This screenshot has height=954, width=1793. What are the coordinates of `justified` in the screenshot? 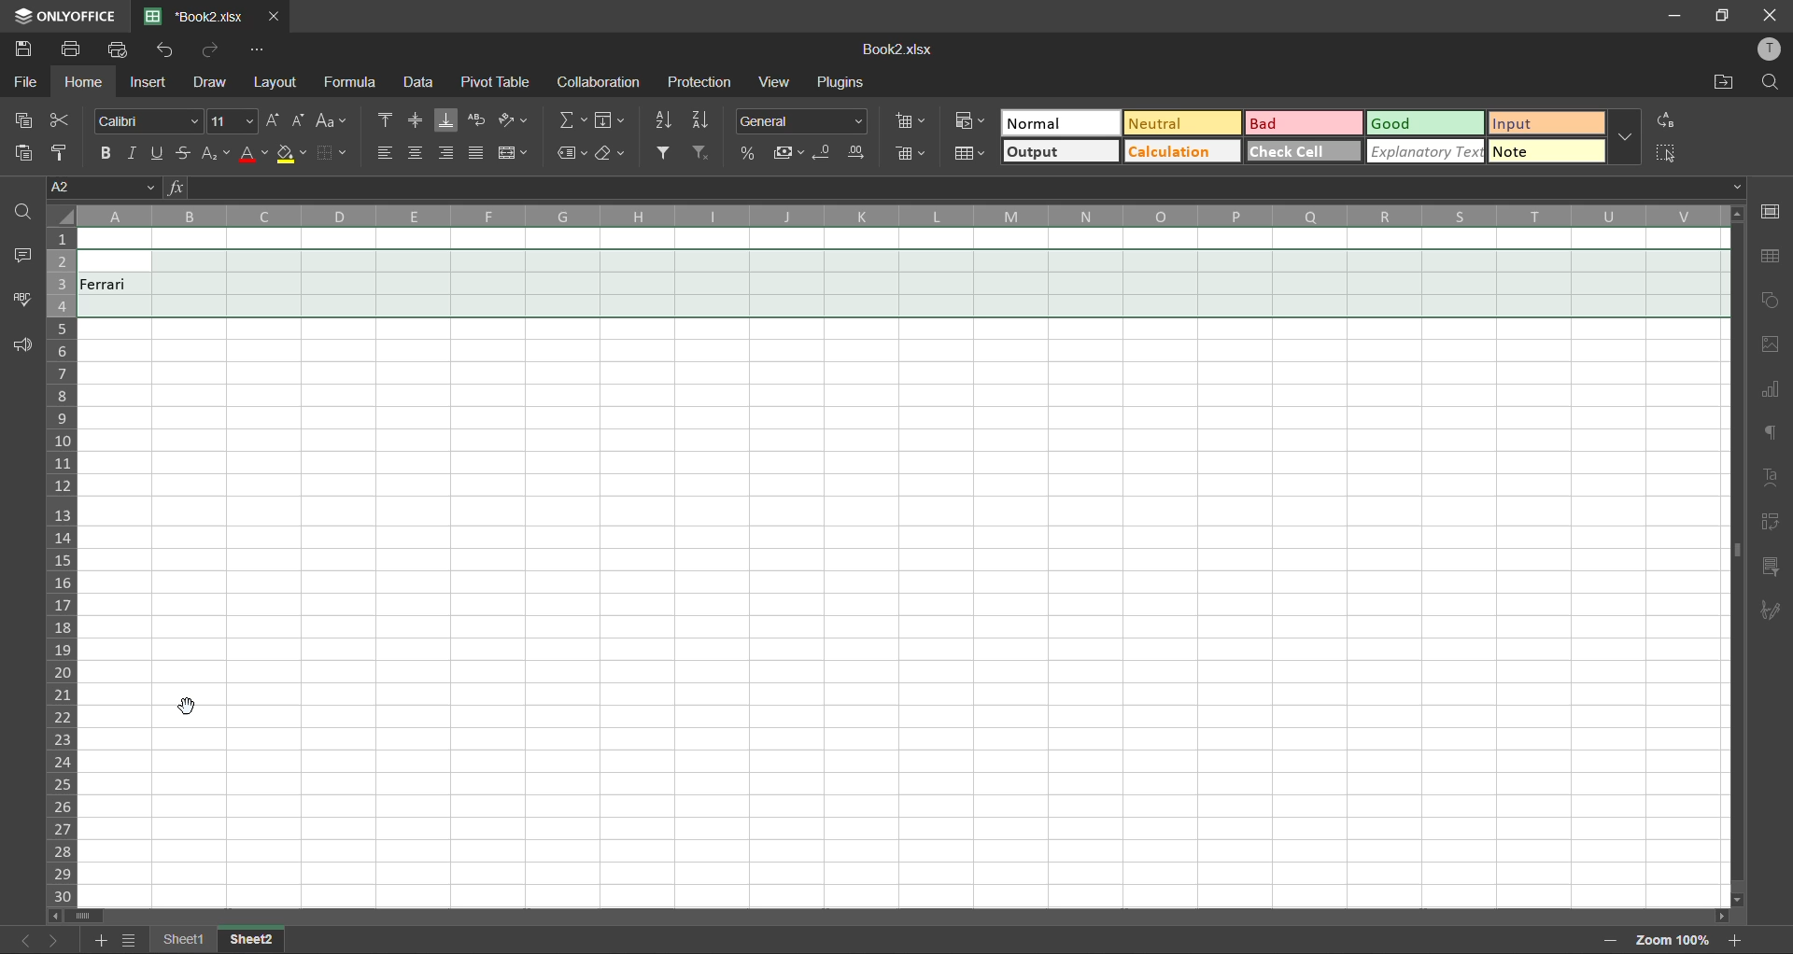 It's located at (476, 152).